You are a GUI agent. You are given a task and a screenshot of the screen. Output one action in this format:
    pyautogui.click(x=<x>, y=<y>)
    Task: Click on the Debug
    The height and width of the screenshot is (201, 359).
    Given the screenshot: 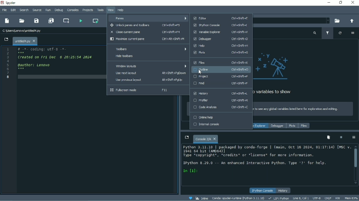 What is the action you would take?
    pyautogui.click(x=59, y=10)
    